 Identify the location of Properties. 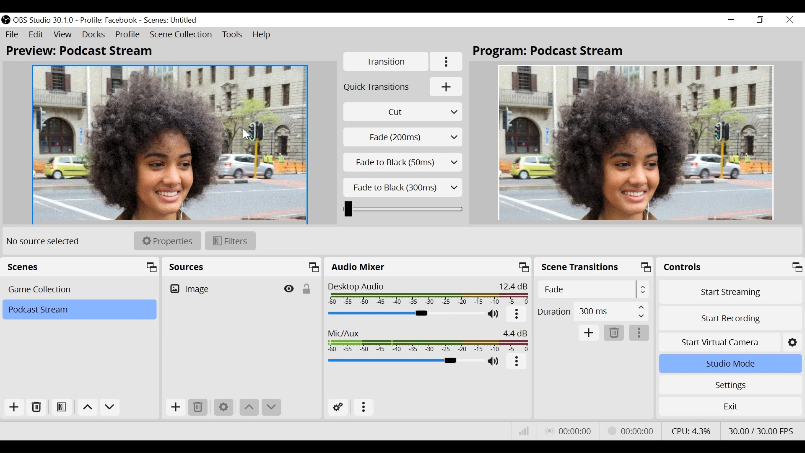
(168, 241).